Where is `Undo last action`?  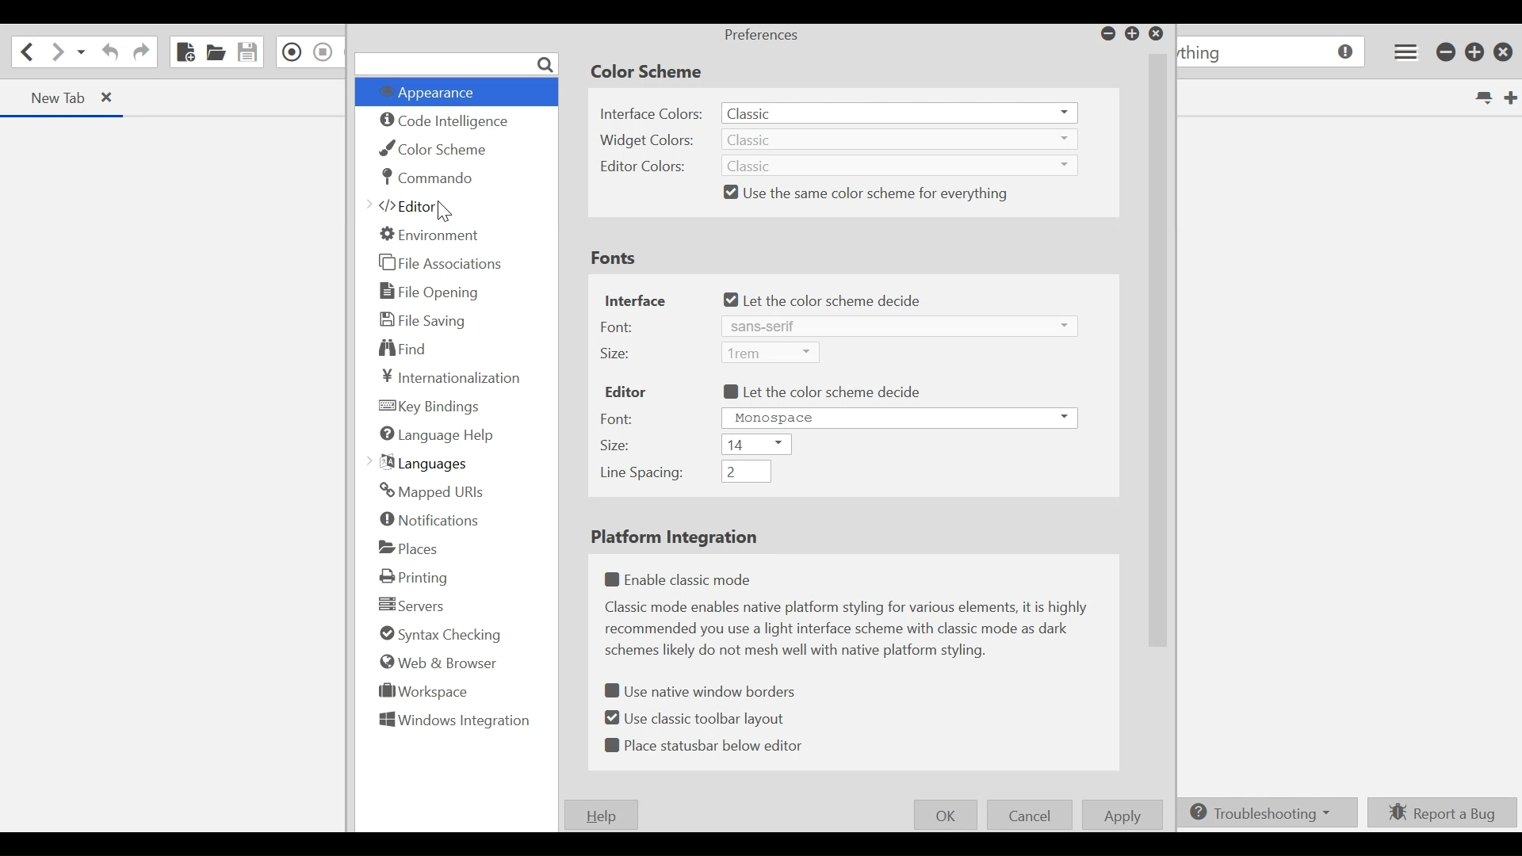 Undo last action is located at coordinates (111, 52).